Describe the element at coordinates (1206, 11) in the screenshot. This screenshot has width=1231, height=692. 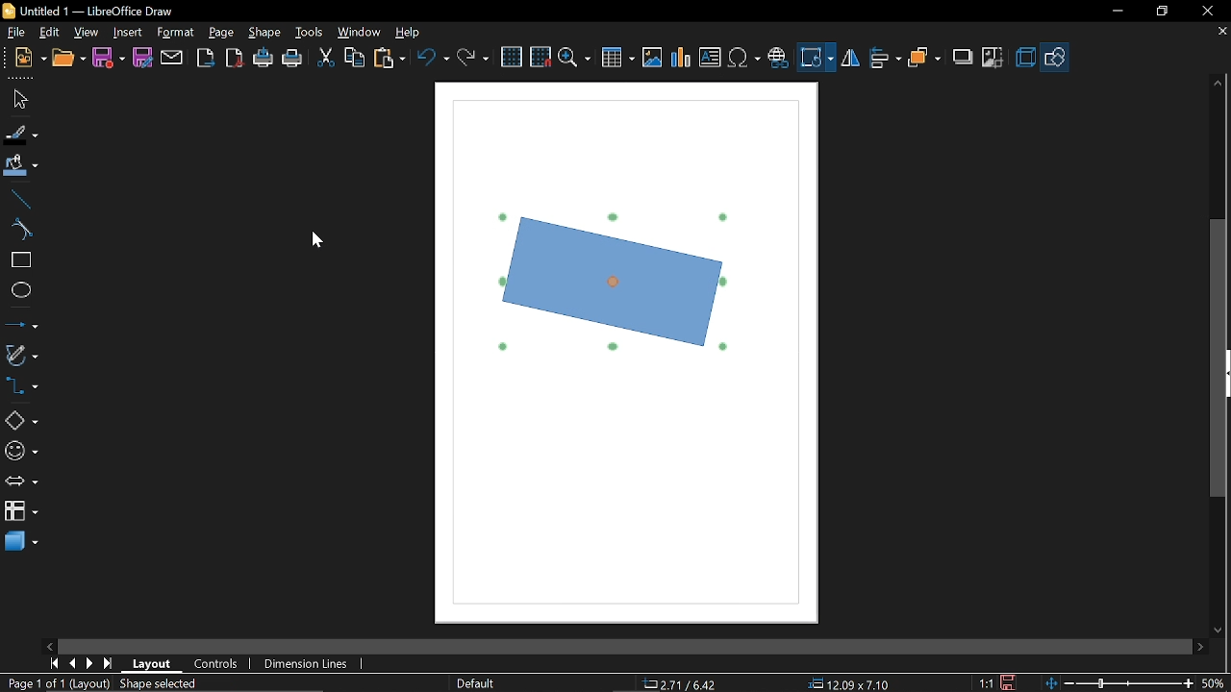
I see `close` at that location.